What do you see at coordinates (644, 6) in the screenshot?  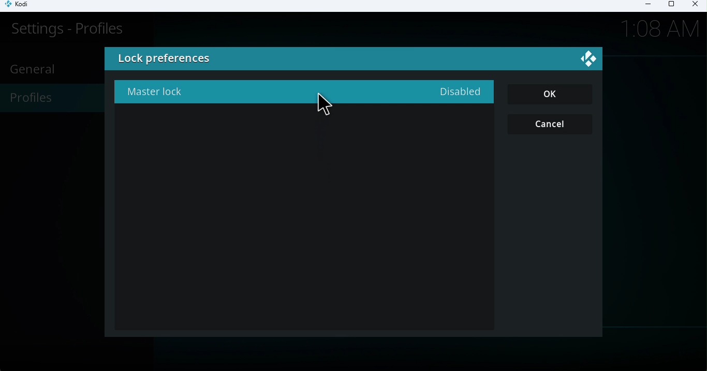 I see `Minimize` at bounding box center [644, 6].